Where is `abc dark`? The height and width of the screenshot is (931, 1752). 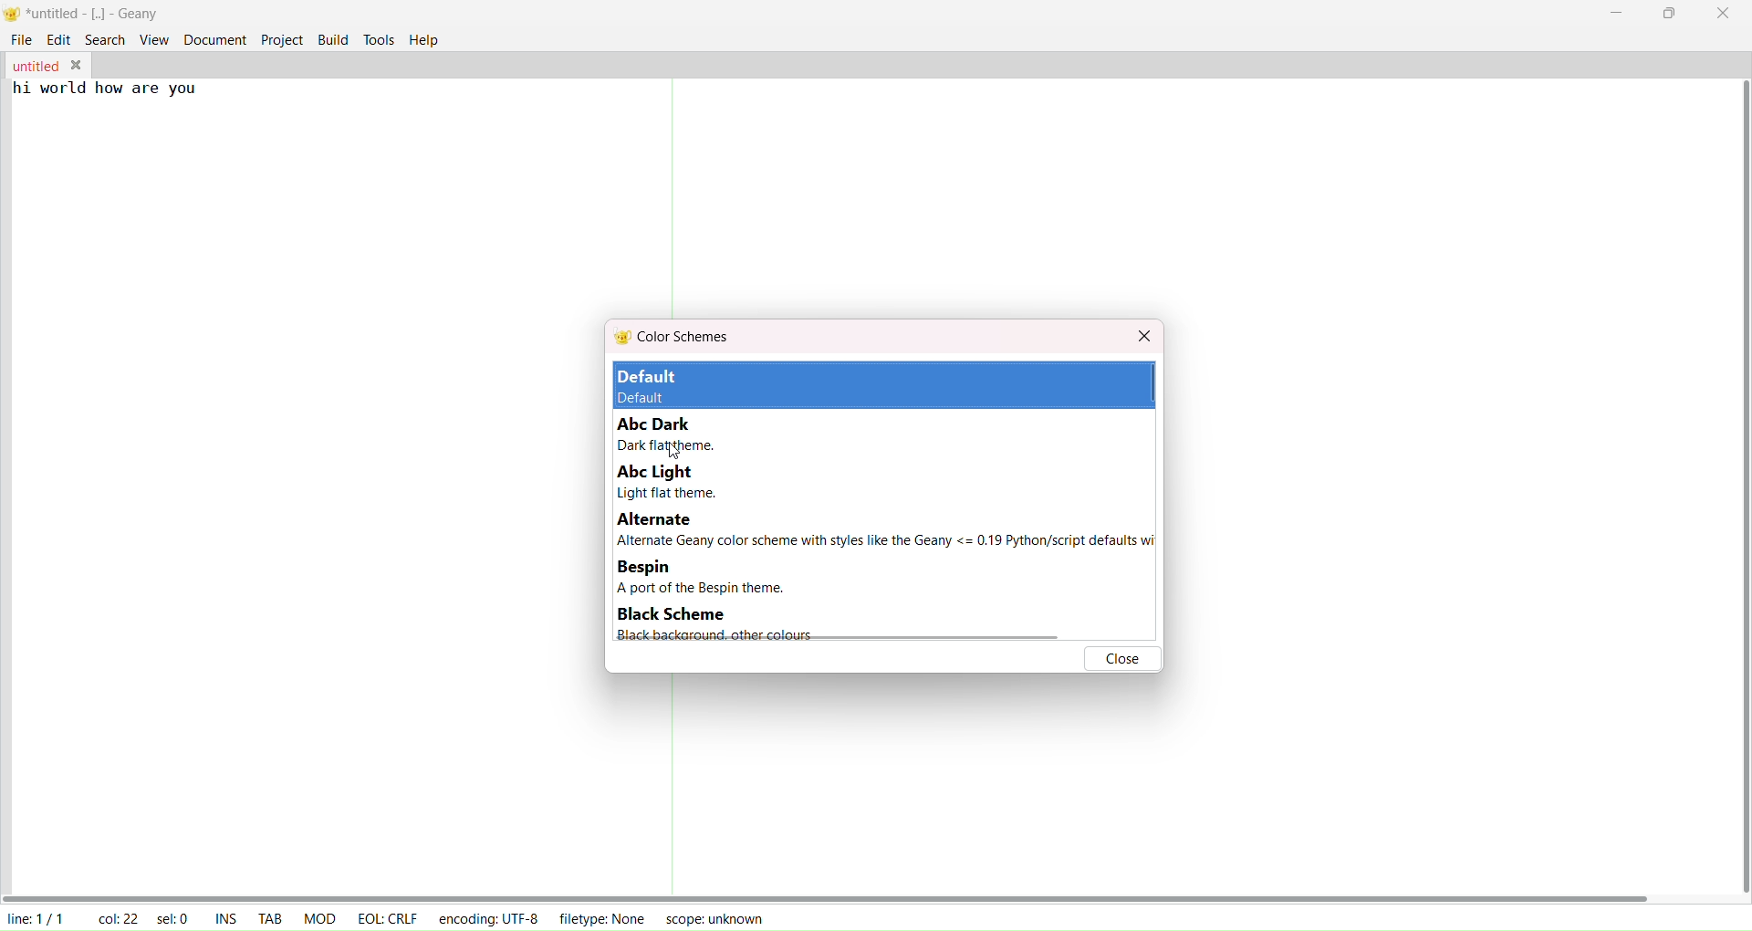 abc dark is located at coordinates (659, 424).